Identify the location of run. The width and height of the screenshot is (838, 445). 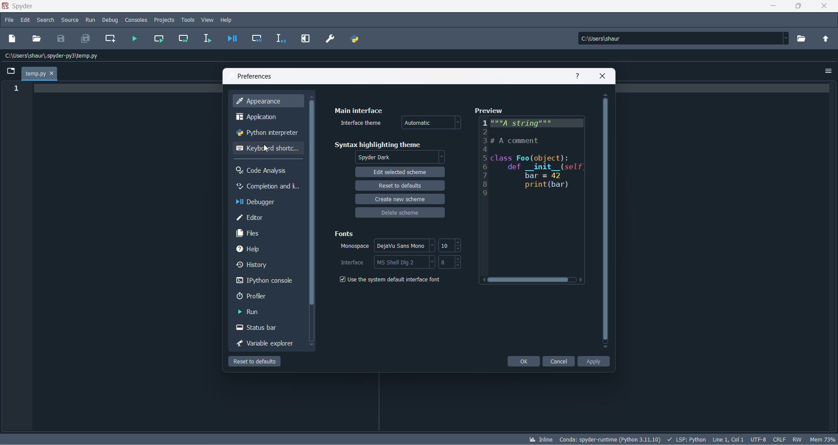
(264, 311).